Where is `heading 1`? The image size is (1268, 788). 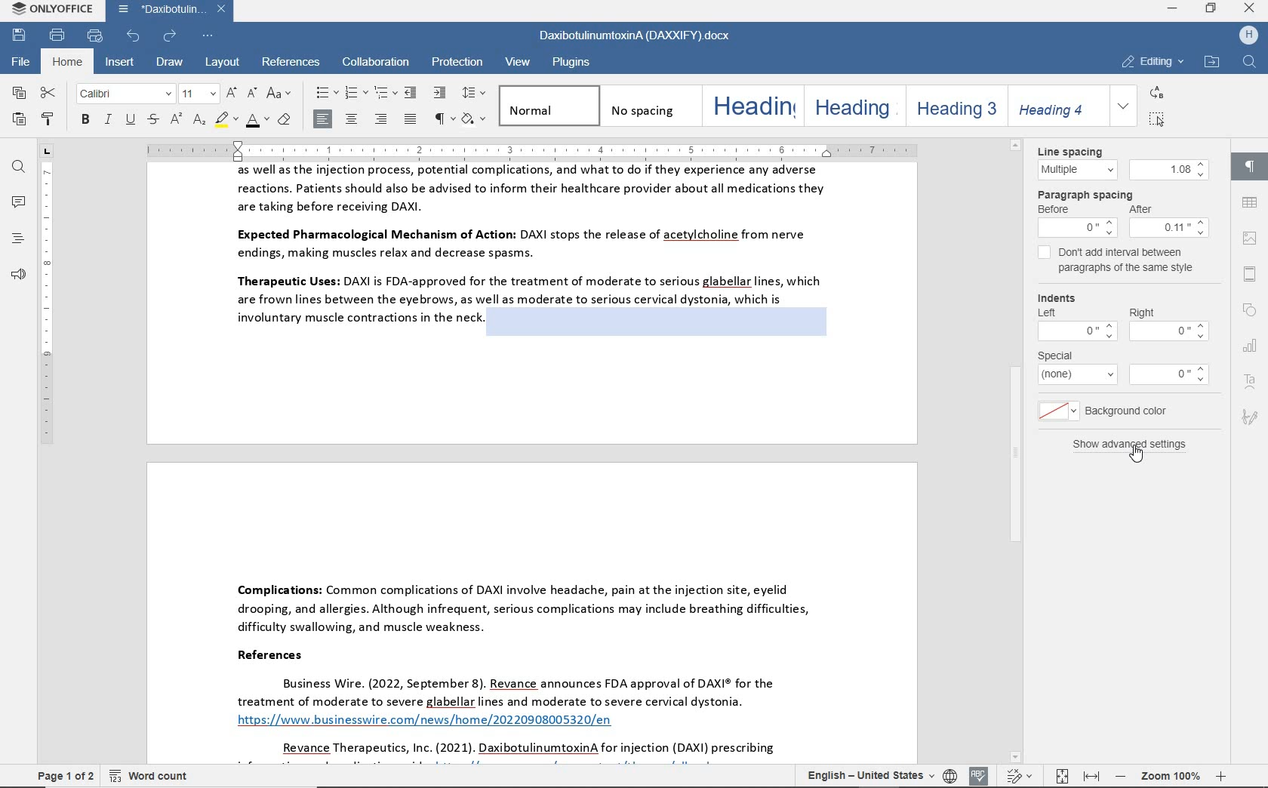 heading 1 is located at coordinates (750, 105).